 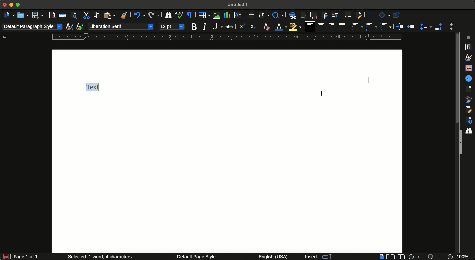 I want to click on Copy, so click(x=96, y=15).